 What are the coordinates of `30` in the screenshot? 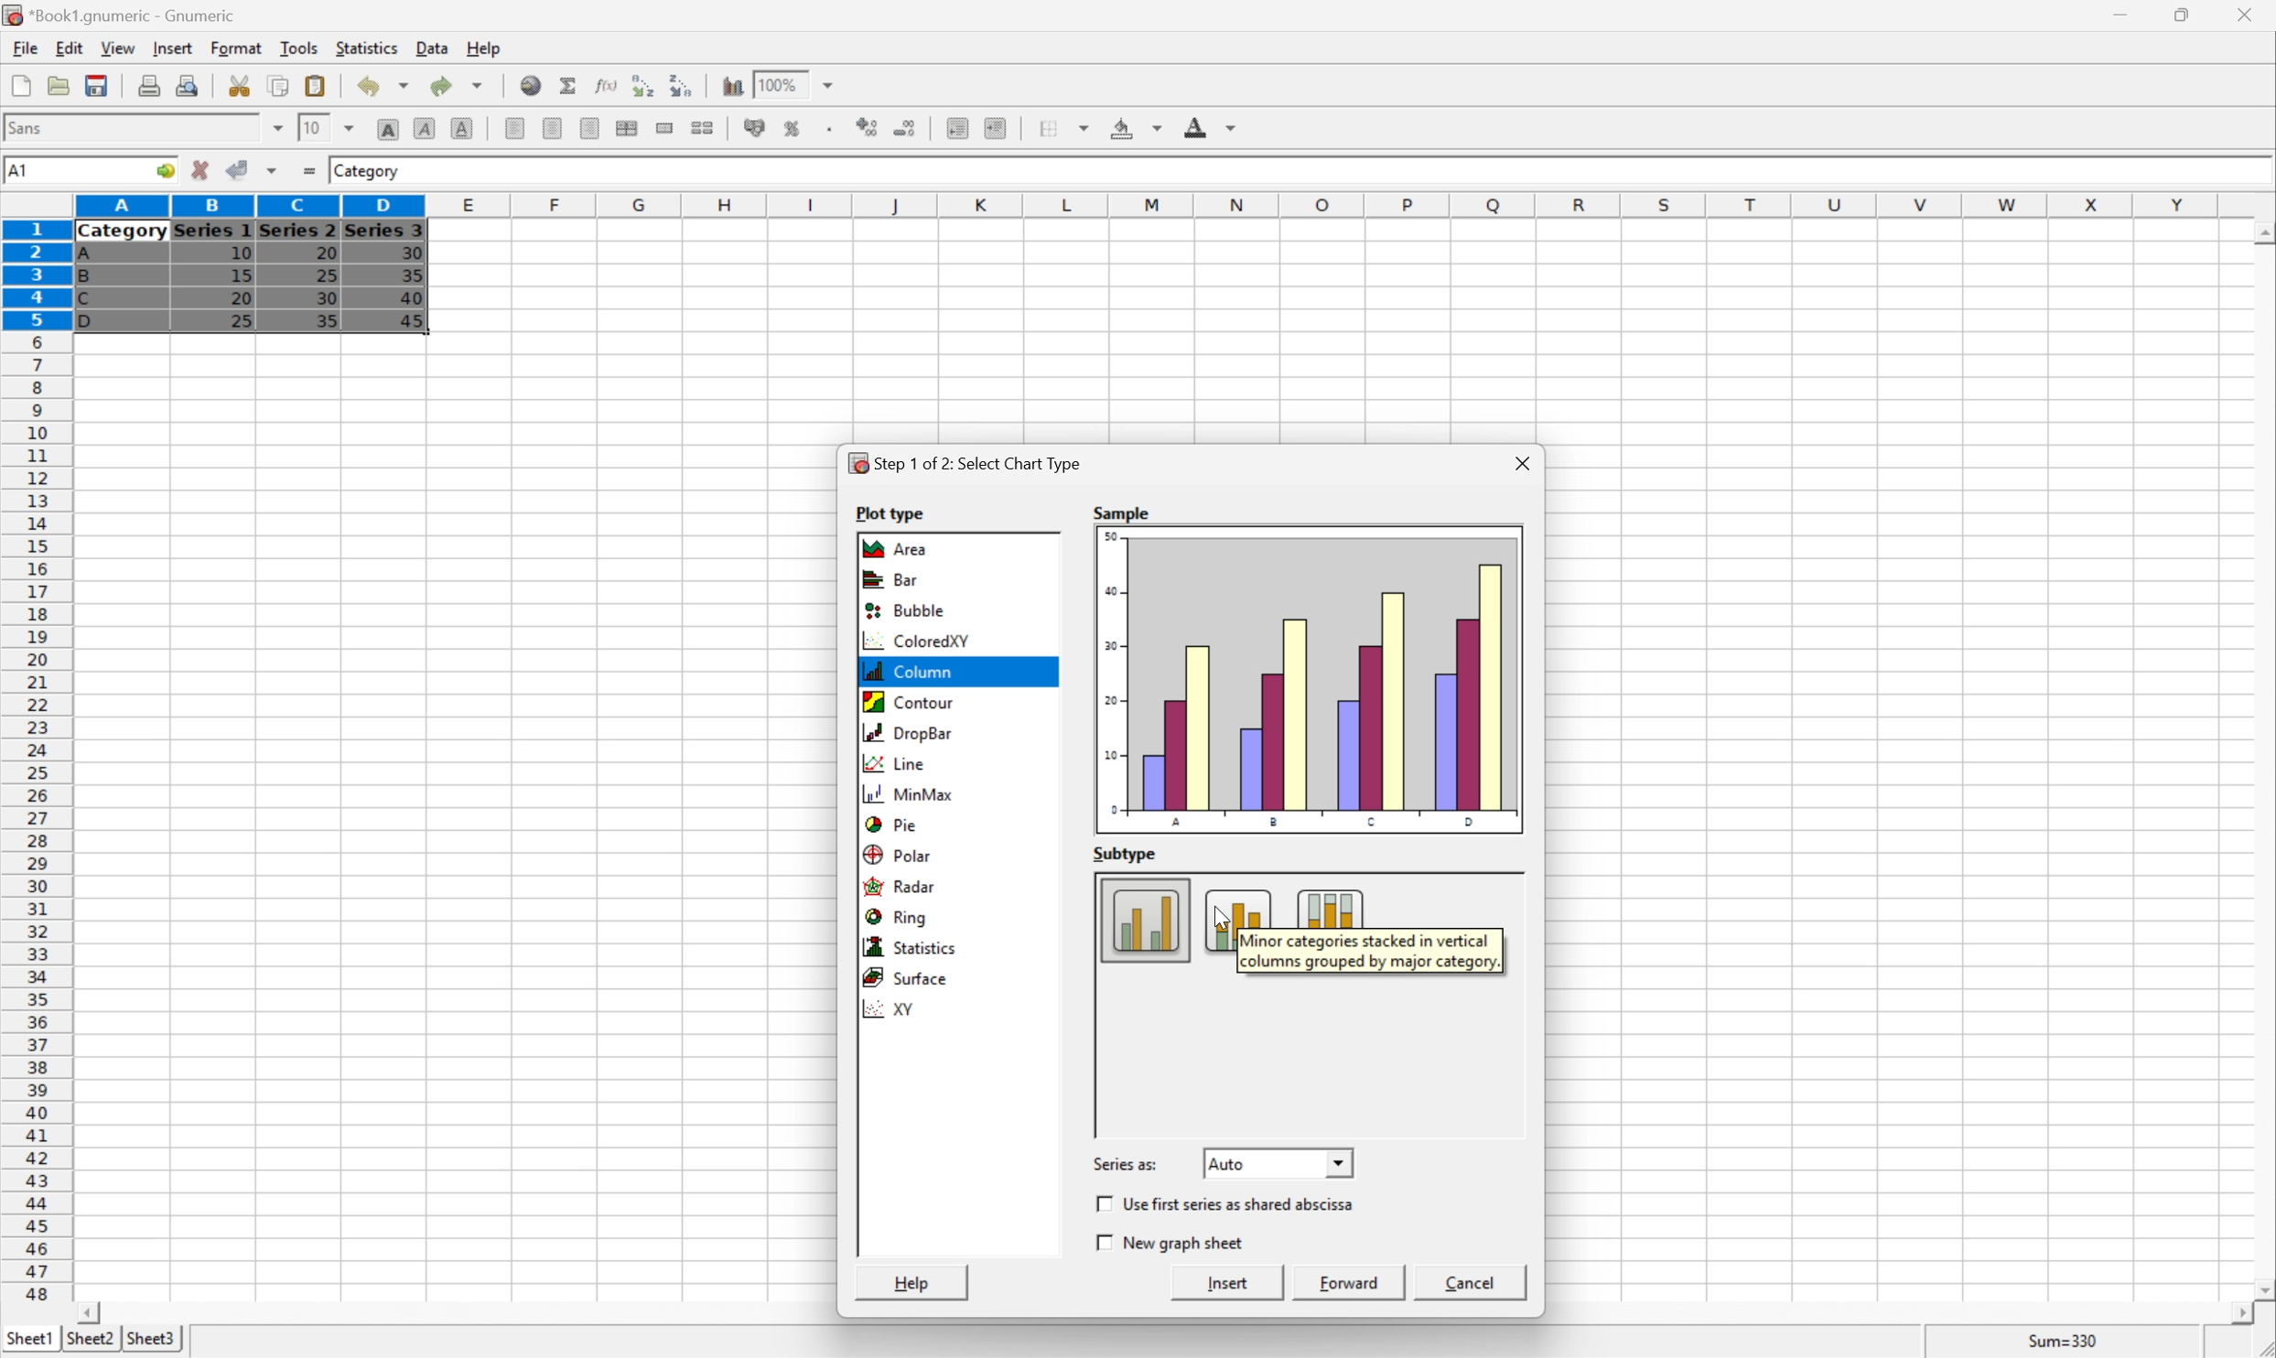 It's located at (329, 300).